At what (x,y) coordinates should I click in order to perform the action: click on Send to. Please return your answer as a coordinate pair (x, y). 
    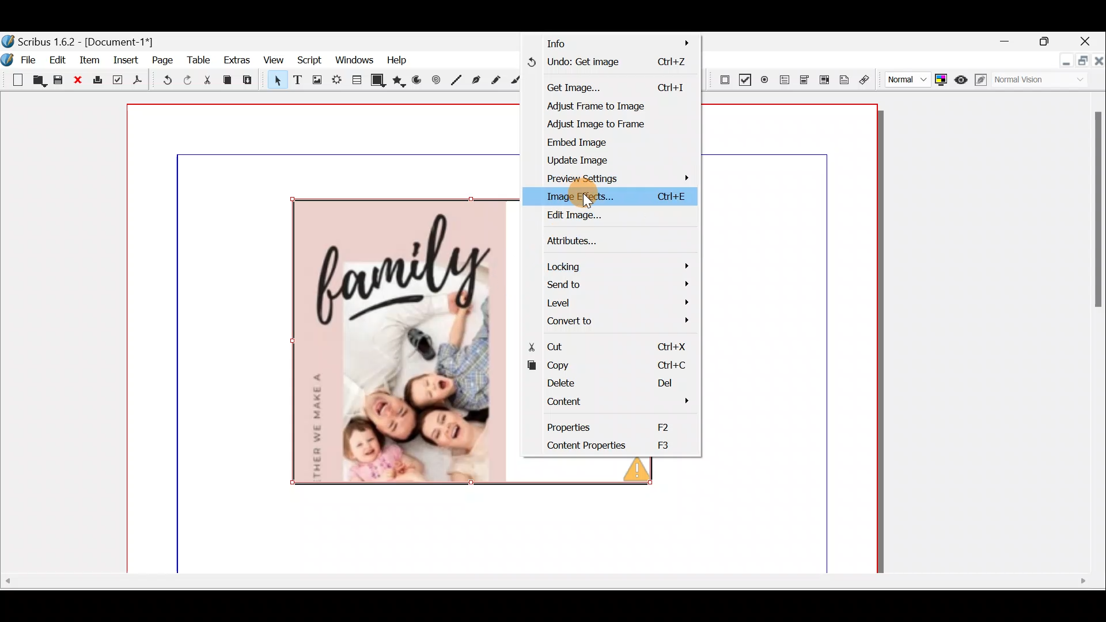
    Looking at the image, I should click on (618, 284).